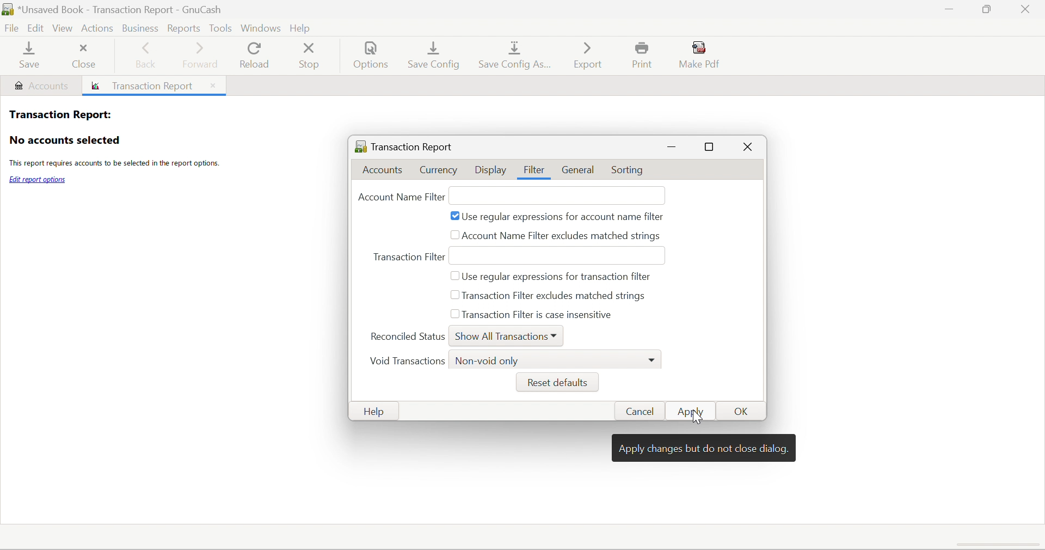 This screenshot has height=550, width=1045. I want to click on Tools, so click(220, 27).